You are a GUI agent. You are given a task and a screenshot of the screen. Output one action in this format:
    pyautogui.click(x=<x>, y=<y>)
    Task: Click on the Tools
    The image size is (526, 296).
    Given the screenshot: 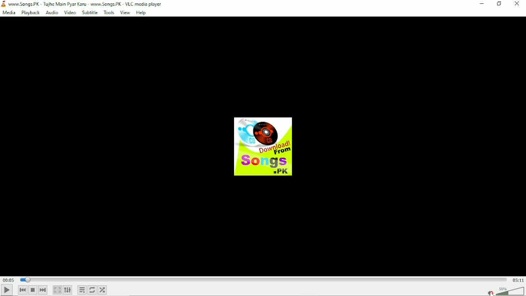 What is the action you would take?
    pyautogui.click(x=108, y=13)
    